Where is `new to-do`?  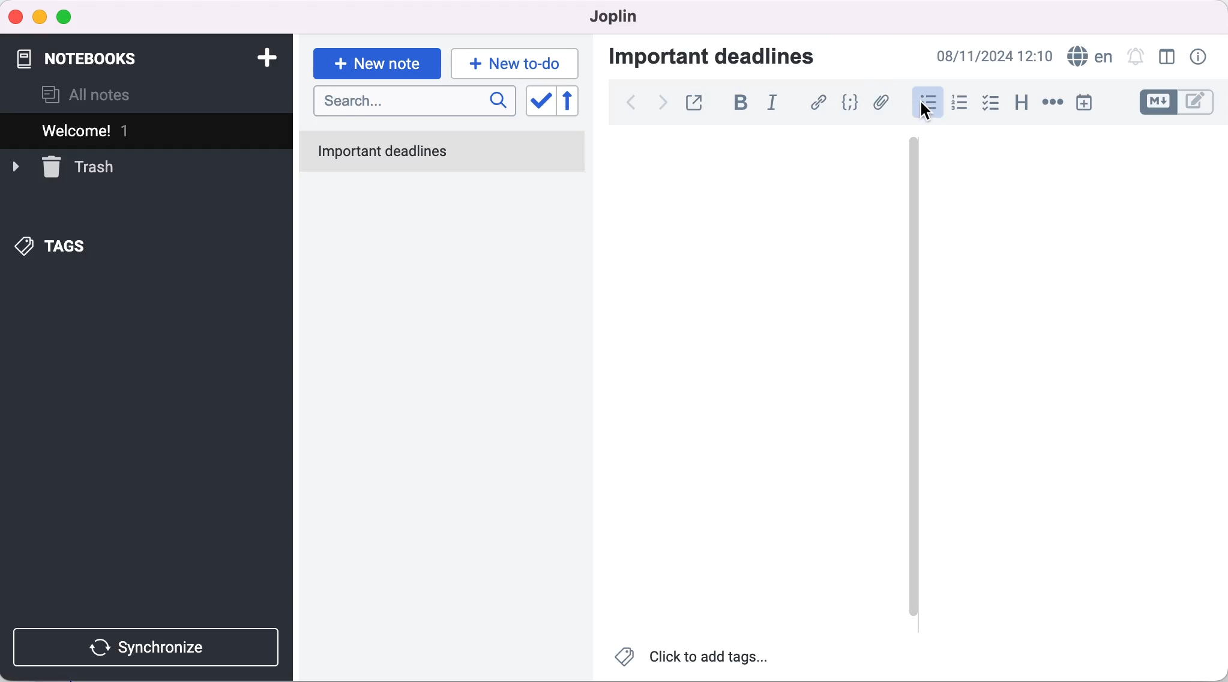 new to-do is located at coordinates (518, 63).